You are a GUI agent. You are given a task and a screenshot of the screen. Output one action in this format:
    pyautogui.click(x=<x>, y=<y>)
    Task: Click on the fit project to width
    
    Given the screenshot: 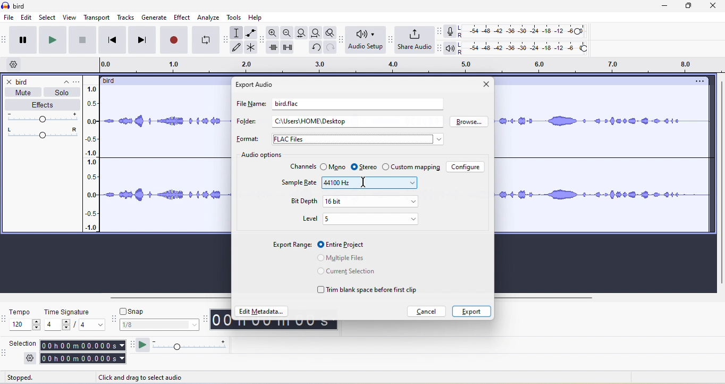 What is the action you would take?
    pyautogui.click(x=315, y=34)
    